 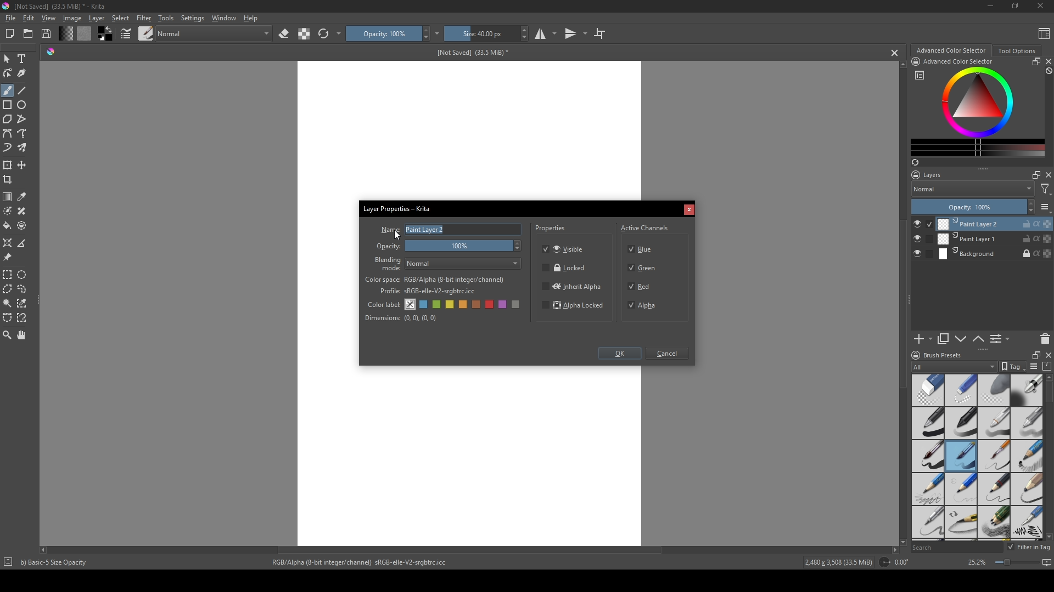 I want to click on grey pen, so click(x=1027, y=423).